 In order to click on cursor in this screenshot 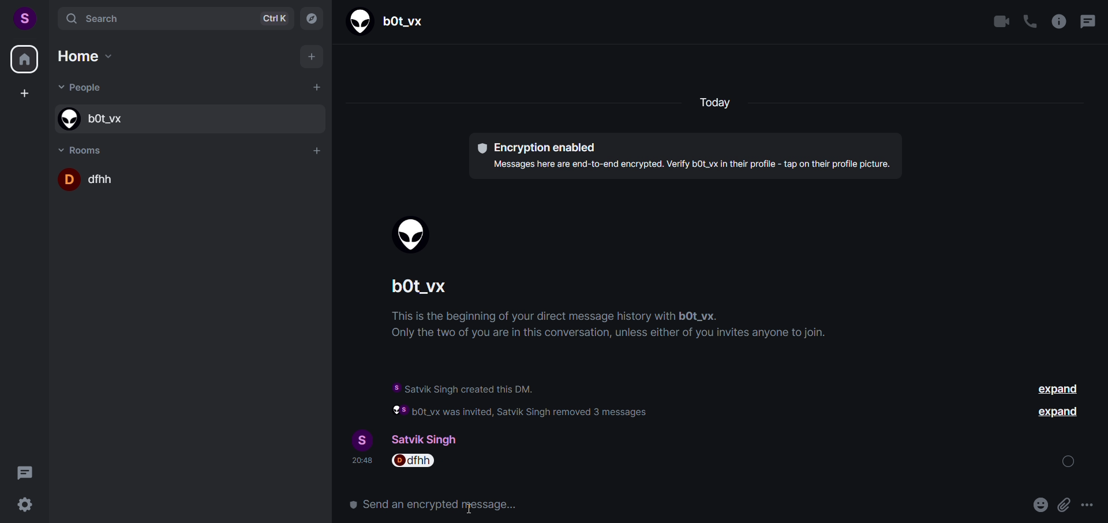, I will do `click(470, 509)`.